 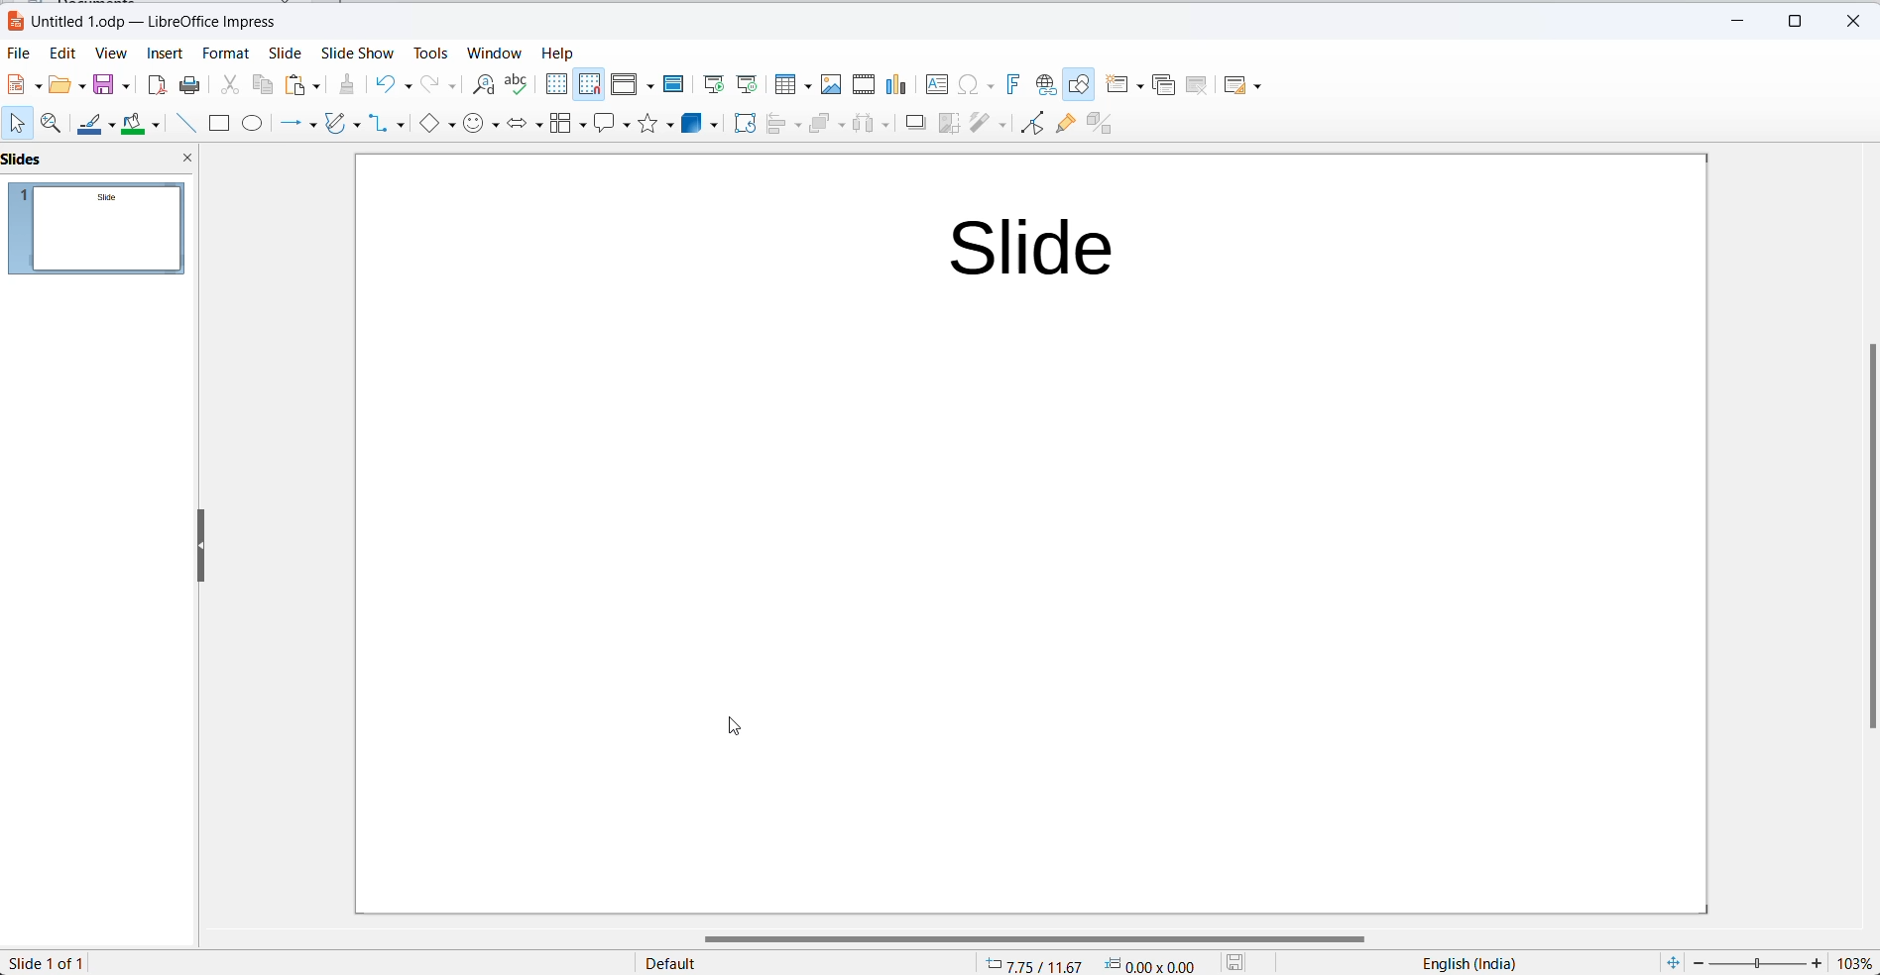 What do you see at coordinates (1198, 84) in the screenshot?
I see `delete slide` at bounding box center [1198, 84].